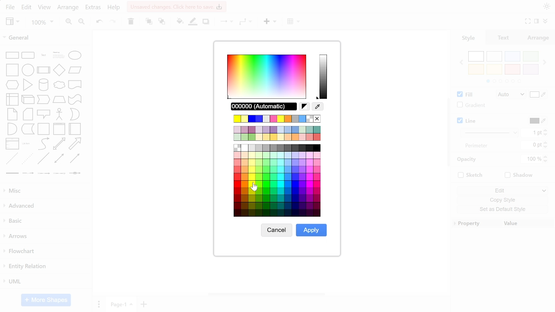 This screenshot has width=555, height=312. Describe the element at coordinates (277, 231) in the screenshot. I see `cancel` at that location.